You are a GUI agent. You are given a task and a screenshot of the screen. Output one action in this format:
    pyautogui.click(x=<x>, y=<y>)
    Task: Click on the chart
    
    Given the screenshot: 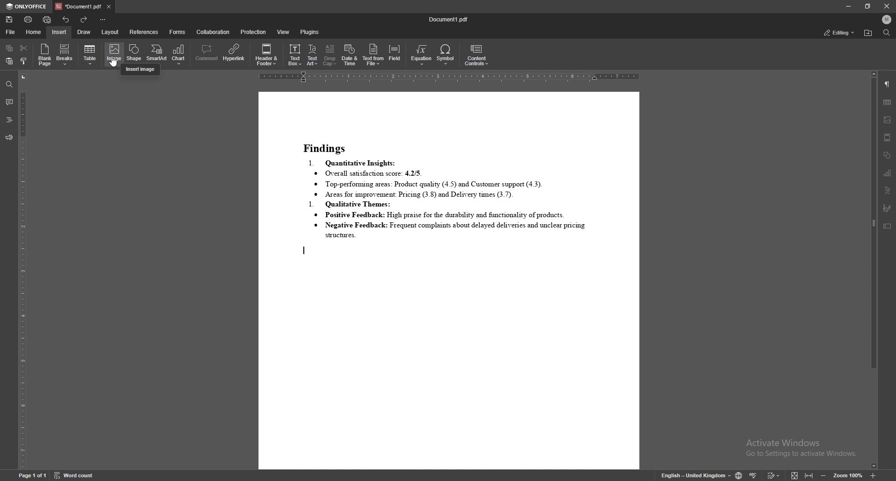 What is the action you would take?
    pyautogui.click(x=179, y=54)
    